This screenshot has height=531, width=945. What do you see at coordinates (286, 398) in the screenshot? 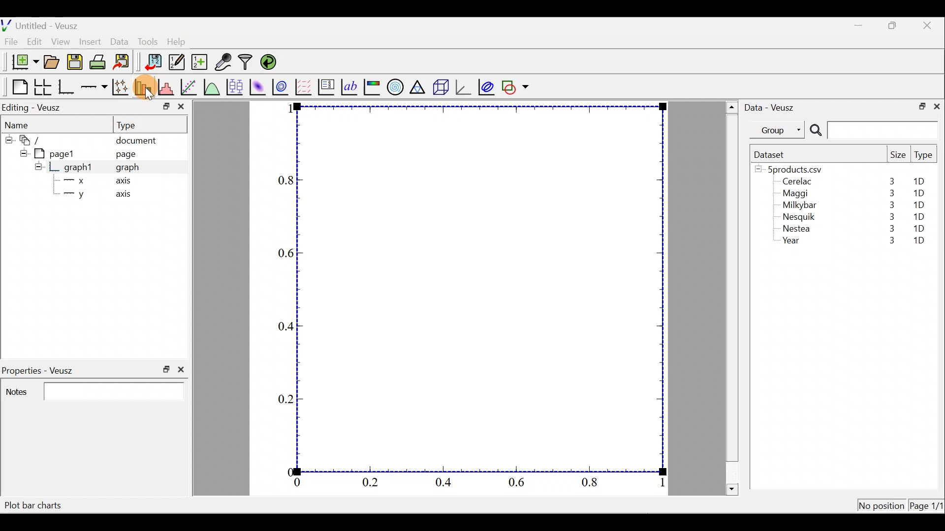
I see `0.2` at bounding box center [286, 398].